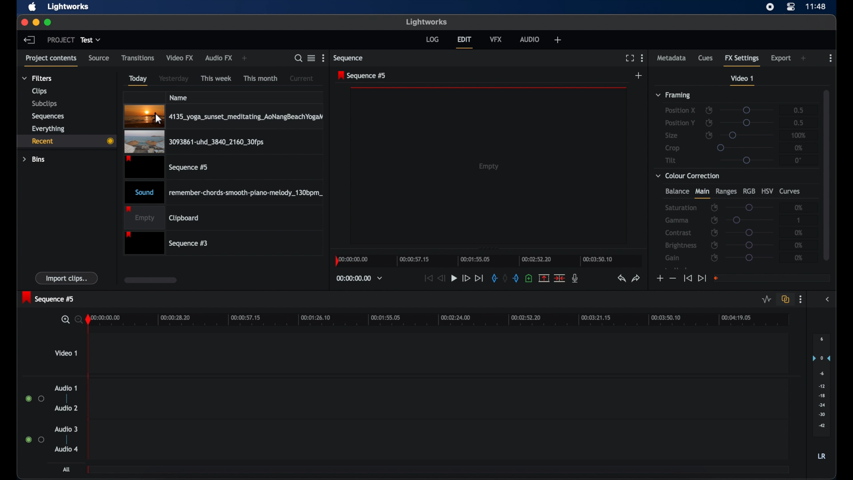  Describe the element at coordinates (714, 258) in the screenshot. I see `enable/disable keyframes` at that location.